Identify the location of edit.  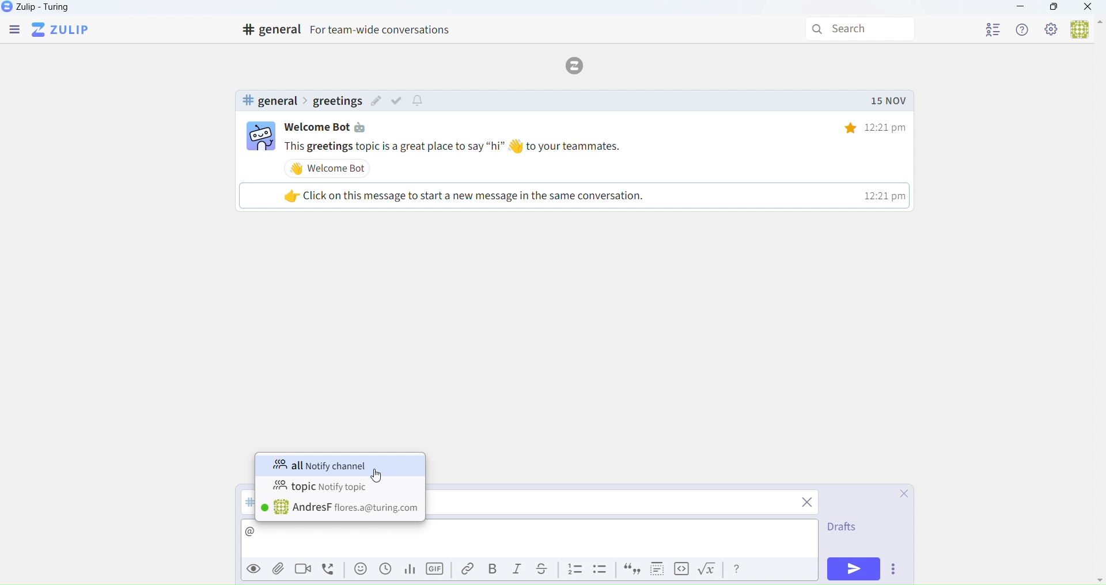
(376, 102).